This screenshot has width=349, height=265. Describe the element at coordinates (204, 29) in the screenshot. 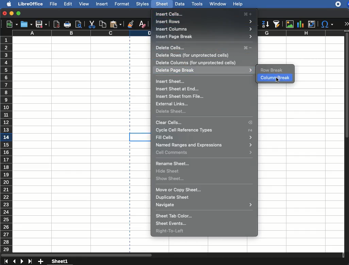

I see `insert columns` at that location.